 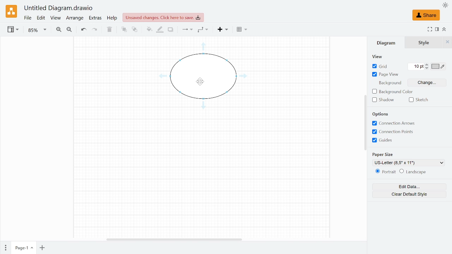 I want to click on Background color, so click(x=392, y=91).